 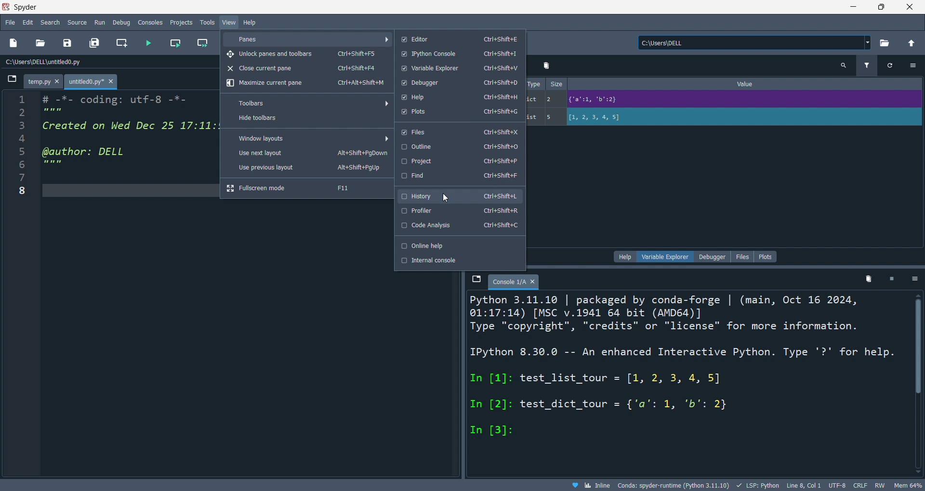 I want to click on dict, so click(x=534, y=101).